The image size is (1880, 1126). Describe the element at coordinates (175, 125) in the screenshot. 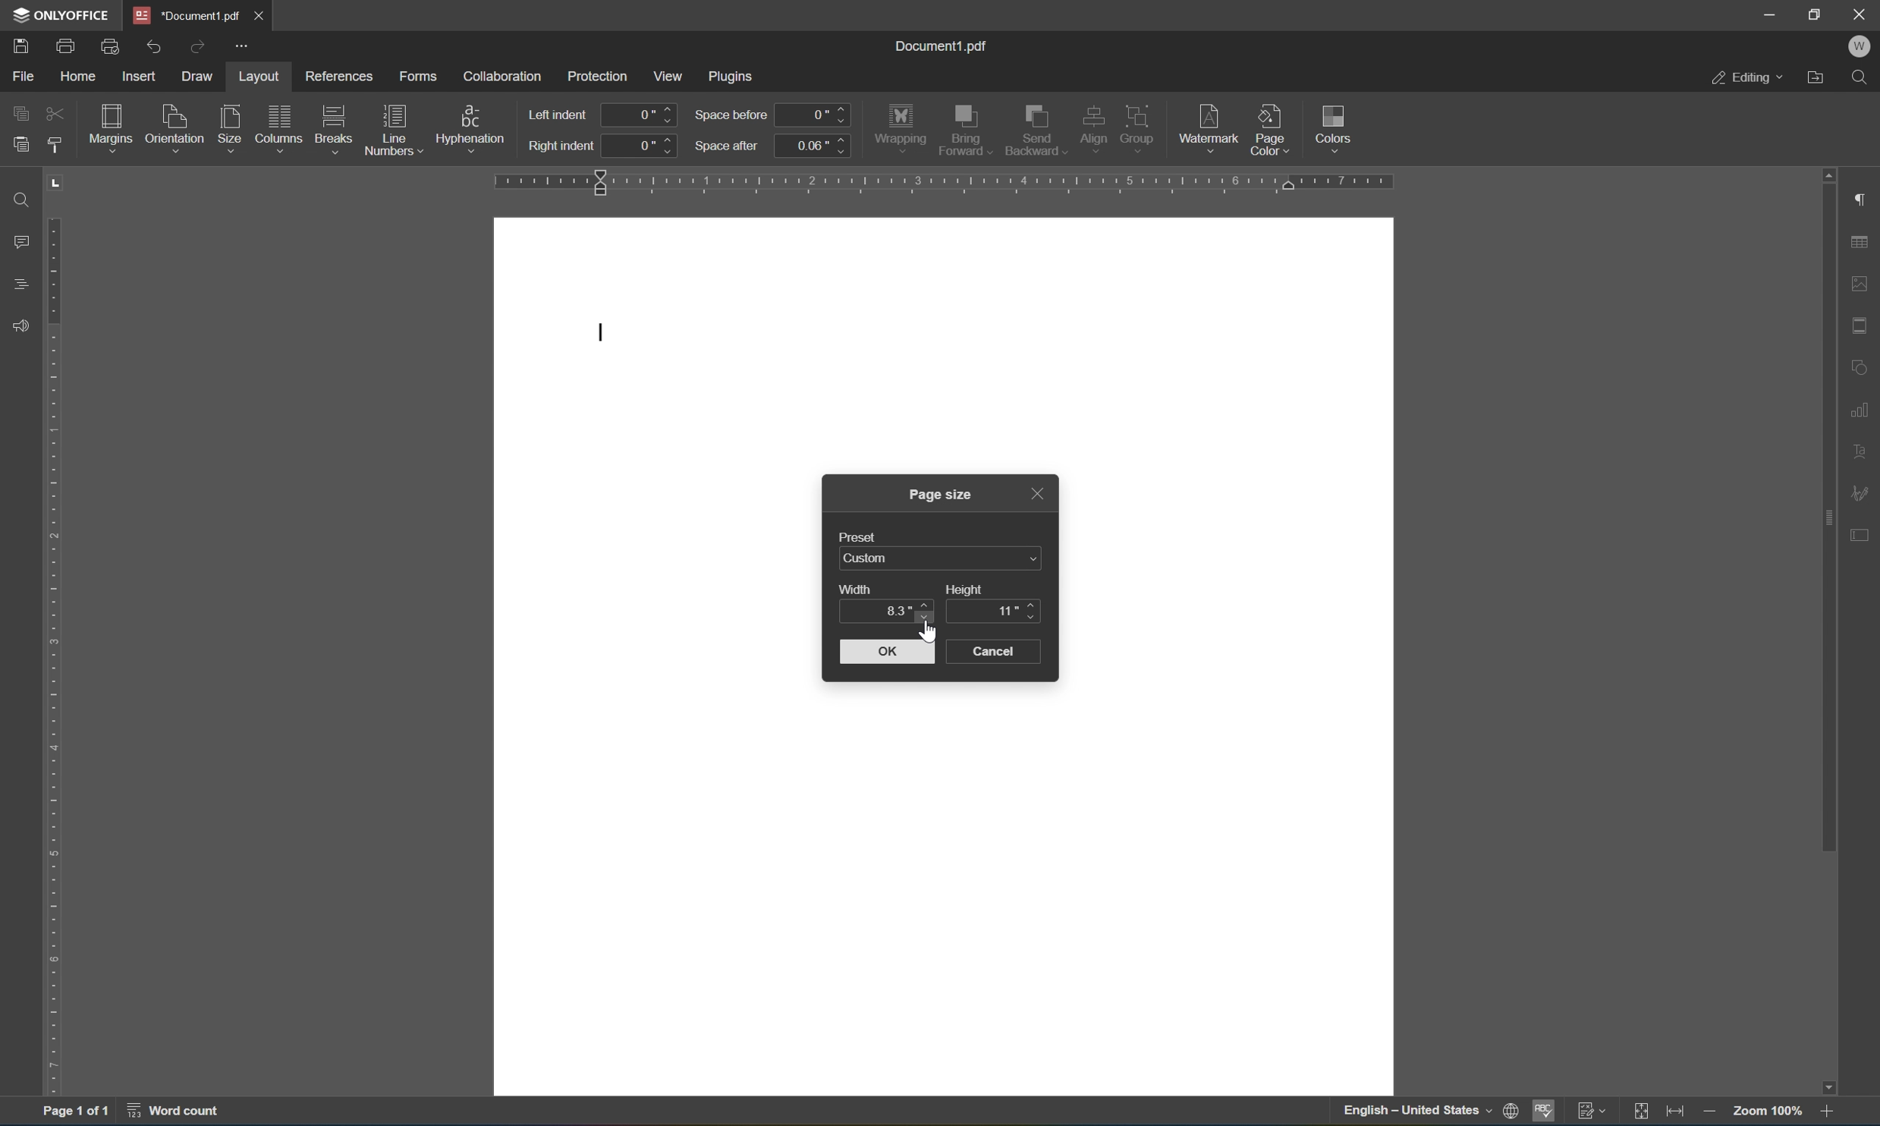

I see `orientation` at that location.